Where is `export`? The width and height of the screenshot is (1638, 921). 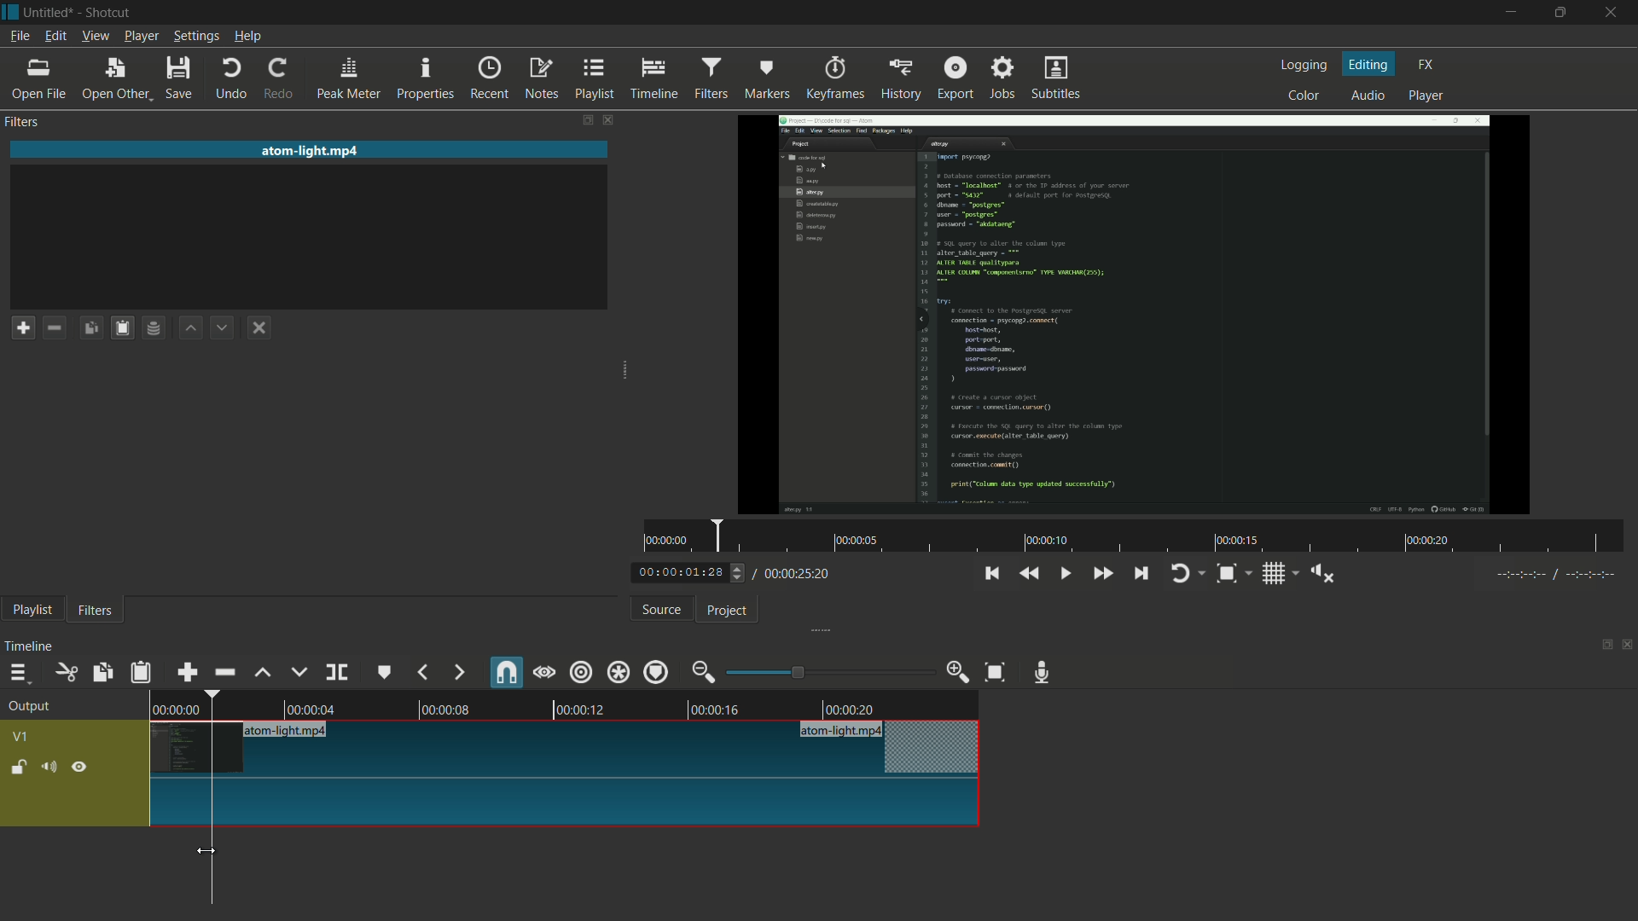
export is located at coordinates (955, 76).